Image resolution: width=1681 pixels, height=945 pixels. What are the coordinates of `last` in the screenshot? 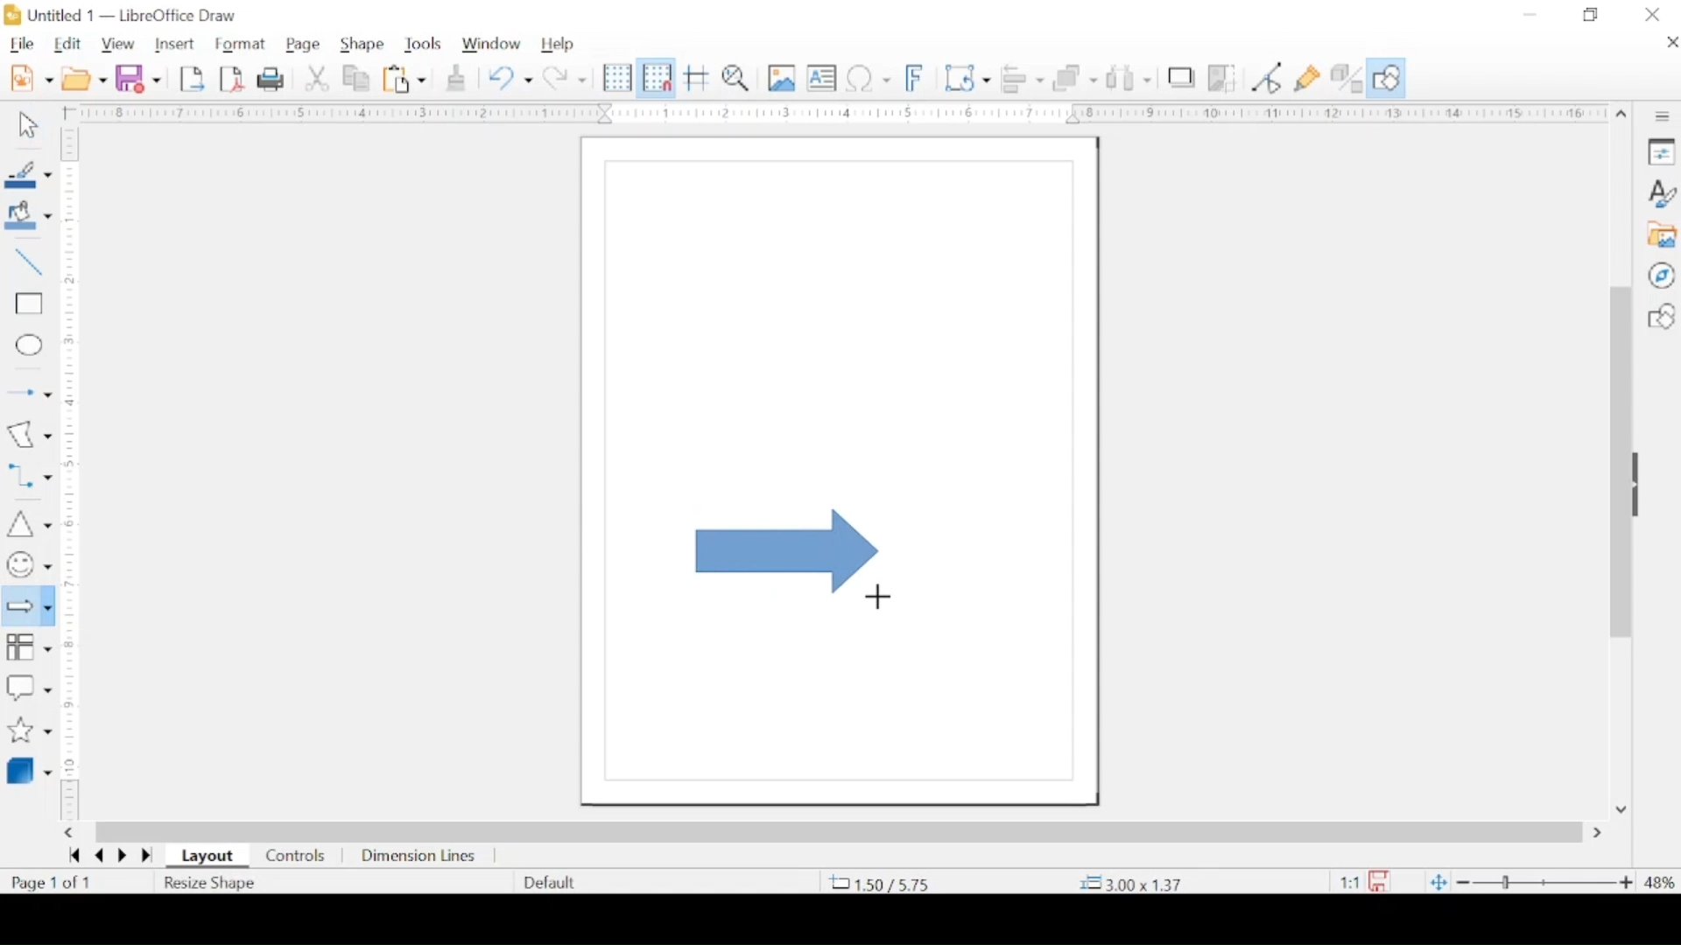 It's located at (147, 857).